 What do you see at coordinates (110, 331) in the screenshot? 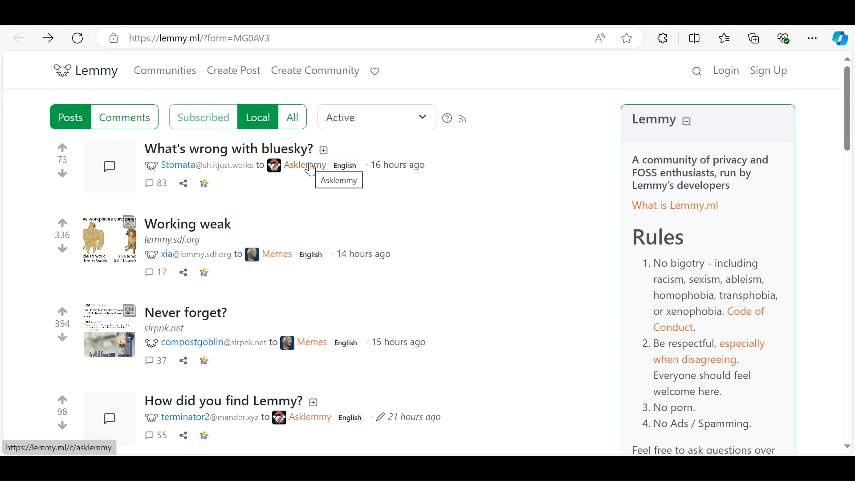
I see `Comments` at bounding box center [110, 331].